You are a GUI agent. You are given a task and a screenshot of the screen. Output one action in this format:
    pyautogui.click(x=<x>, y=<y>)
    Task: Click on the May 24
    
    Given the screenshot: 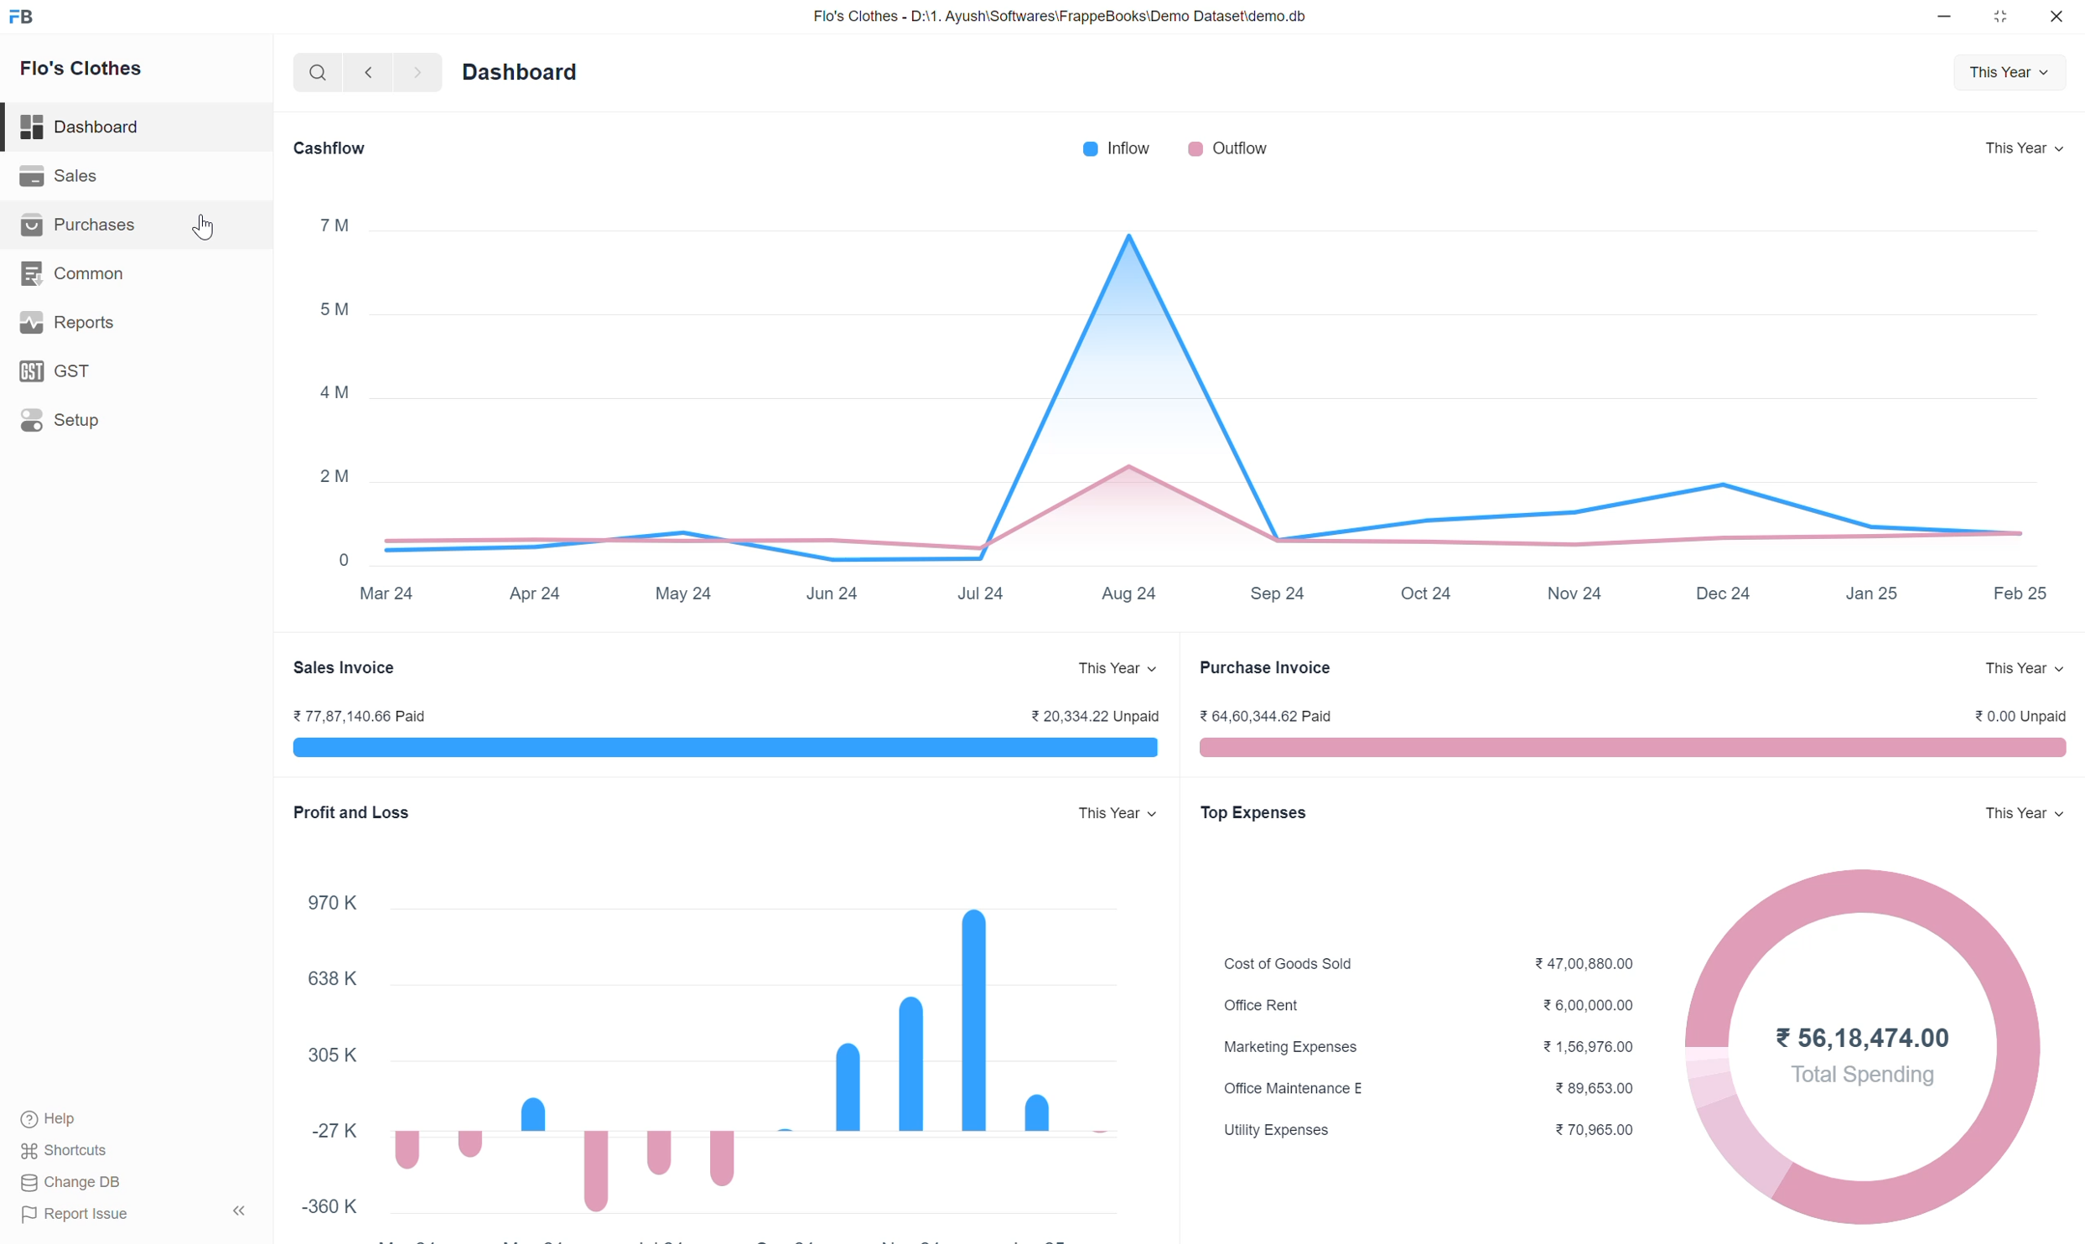 What is the action you would take?
    pyautogui.click(x=683, y=594)
    